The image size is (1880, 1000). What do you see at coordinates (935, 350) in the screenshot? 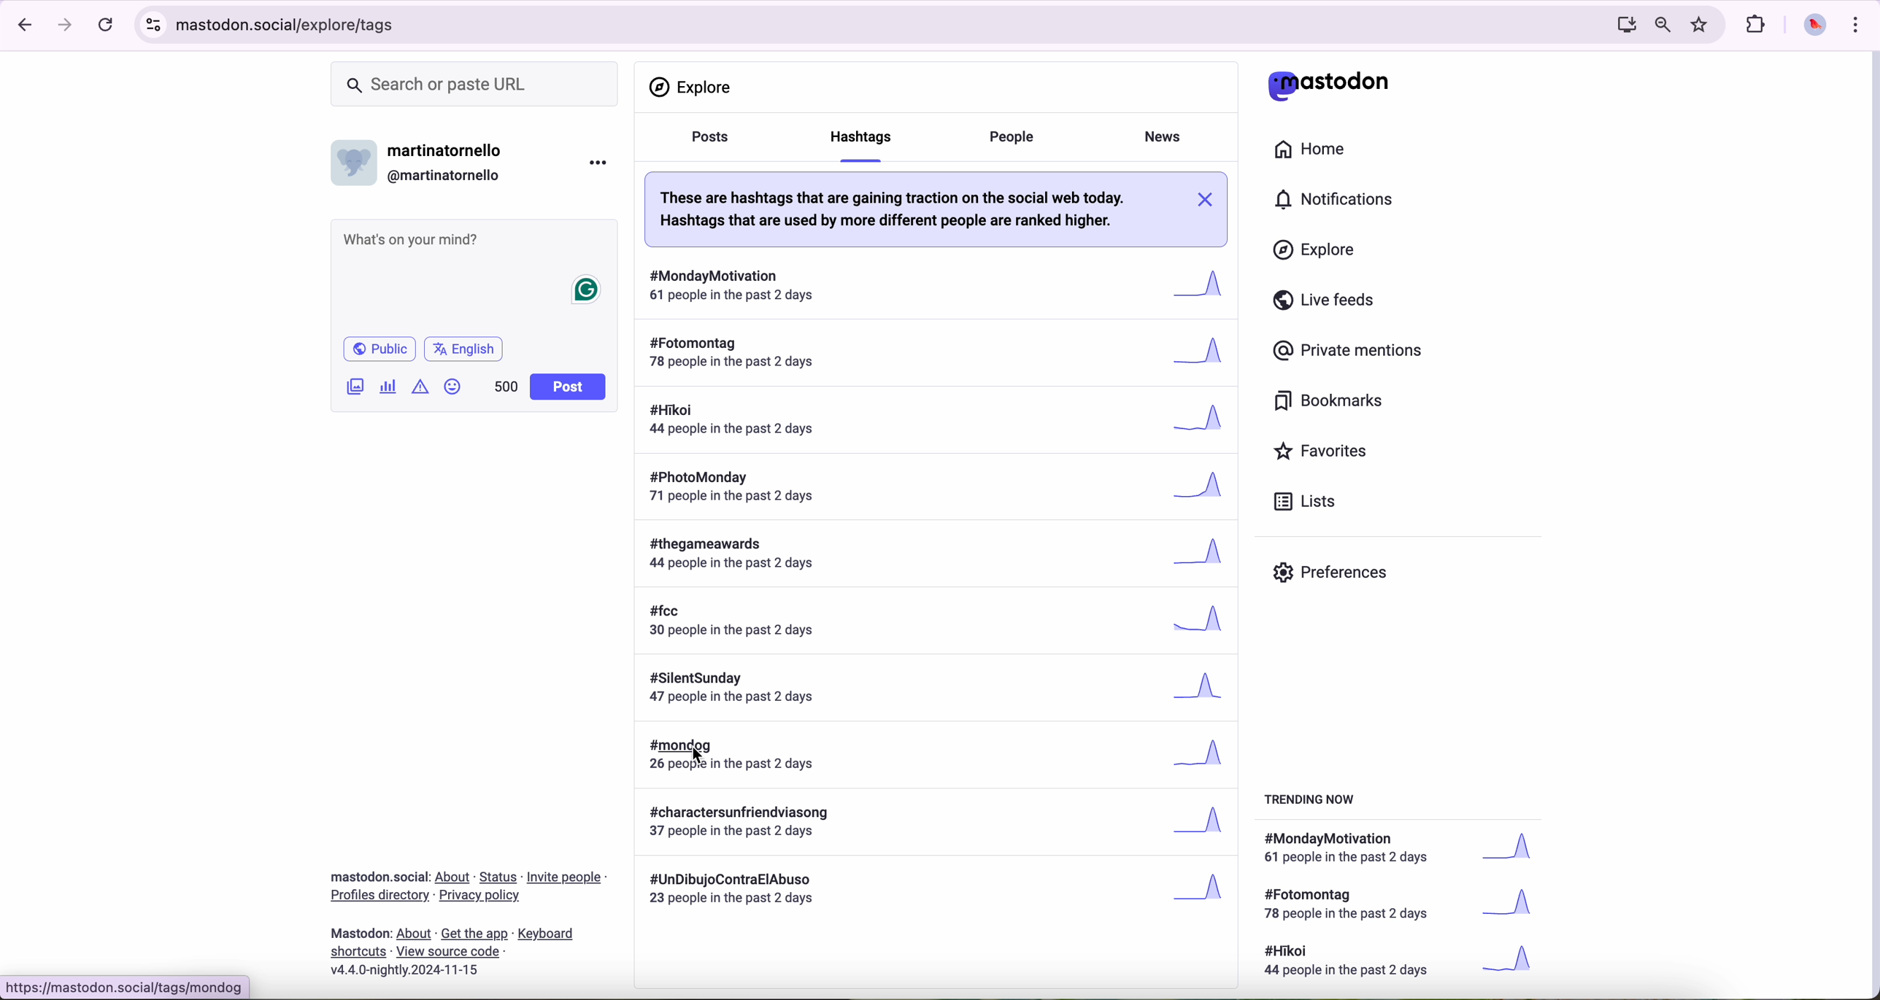
I see `#Fotomontag` at bounding box center [935, 350].